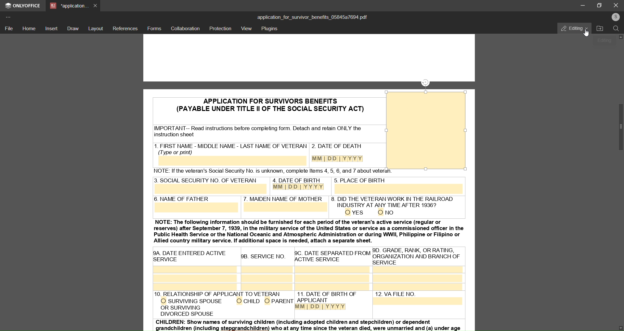  I want to click on title, so click(312, 17).